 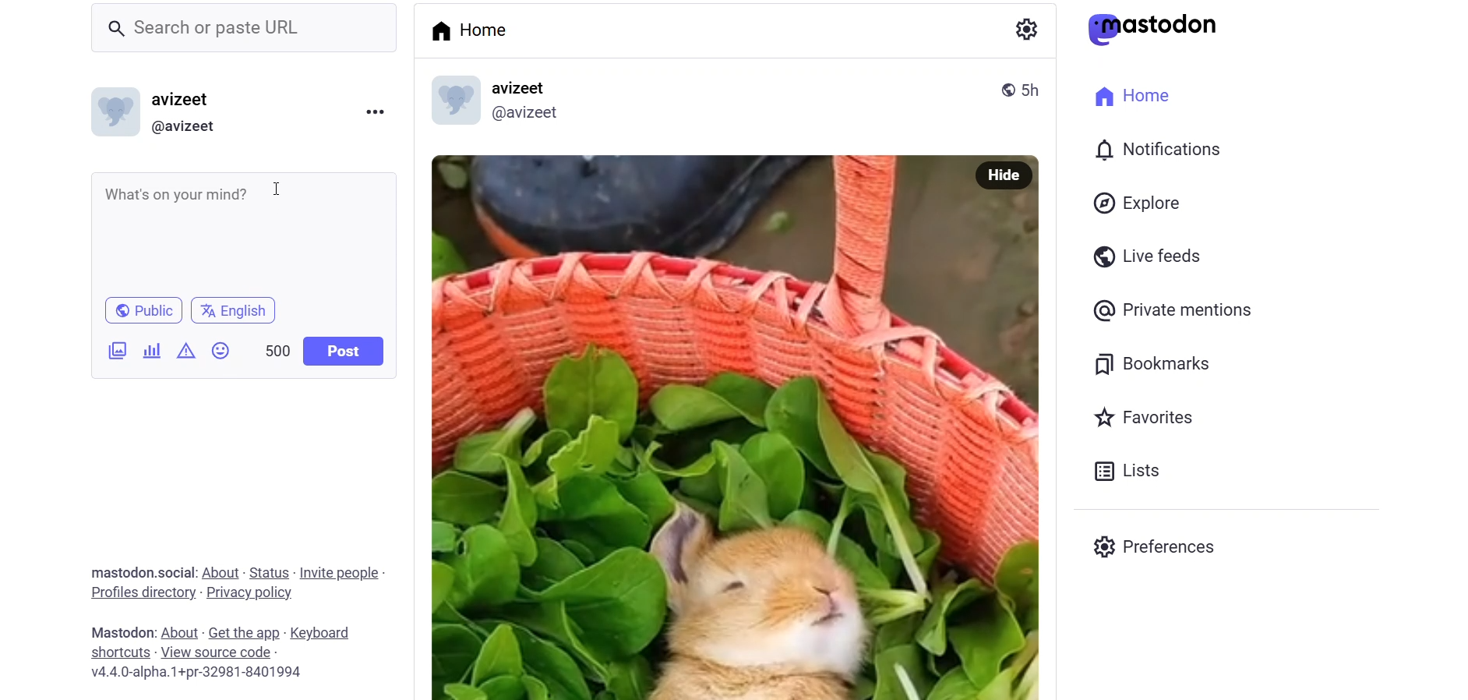 I want to click on image, so click(x=694, y=425).